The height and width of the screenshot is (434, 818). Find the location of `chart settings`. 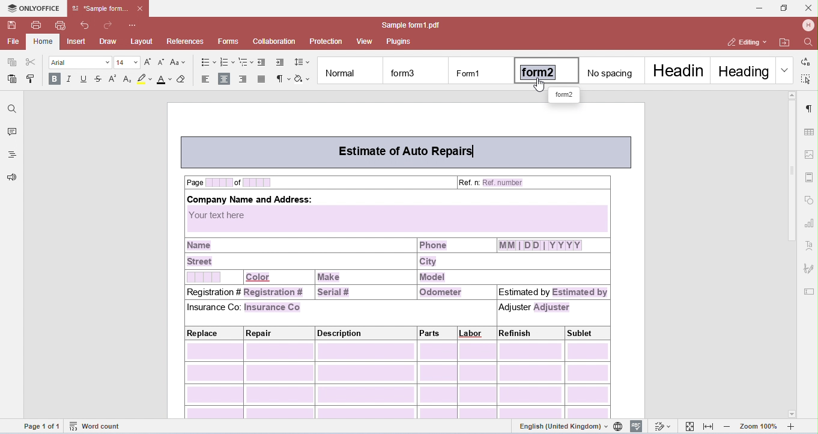

chart settings is located at coordinates (809, 222).